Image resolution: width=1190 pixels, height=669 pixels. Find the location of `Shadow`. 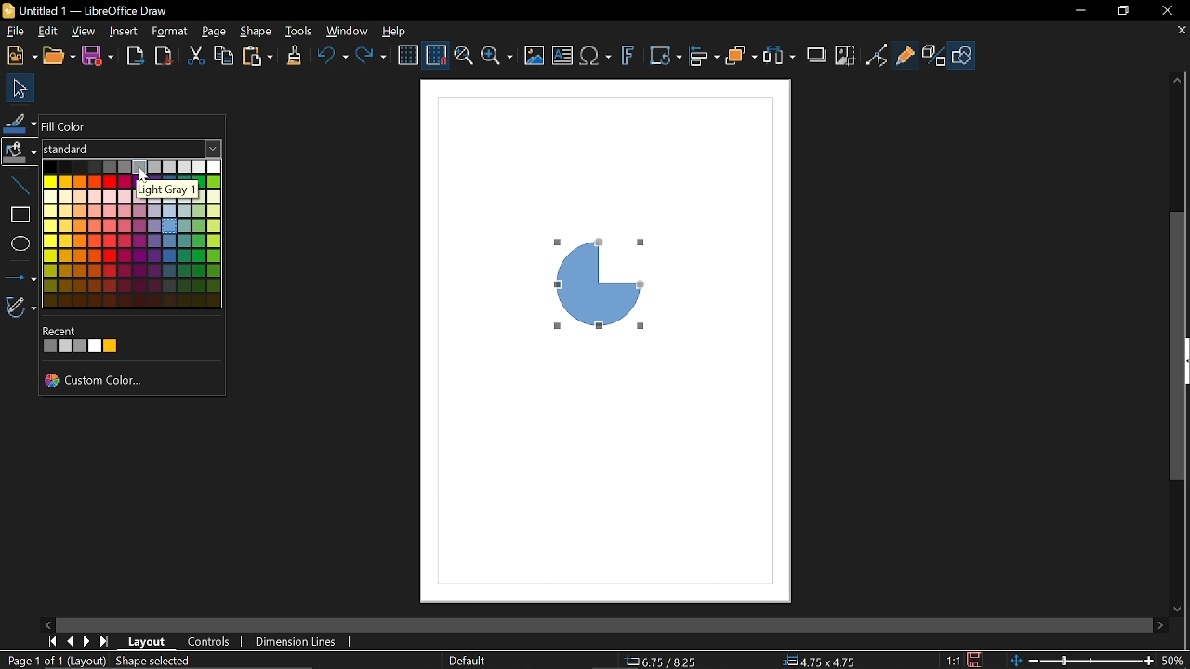

Shadow is located at coordinates (817, 59).